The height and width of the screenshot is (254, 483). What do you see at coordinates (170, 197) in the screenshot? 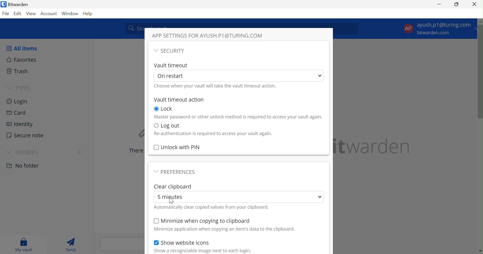
I see `5 minutes` at bounding box center [170, 197].